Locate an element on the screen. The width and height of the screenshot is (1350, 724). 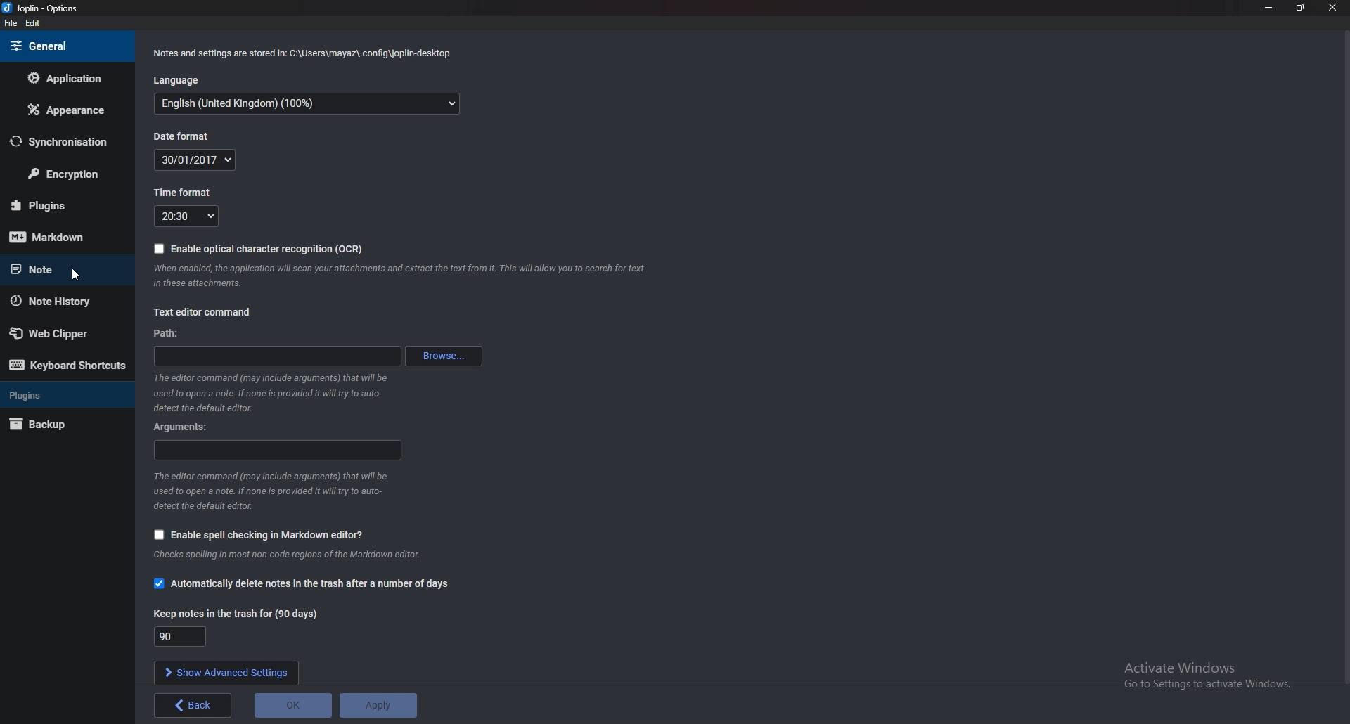
File is located at coordinates (11, 22).